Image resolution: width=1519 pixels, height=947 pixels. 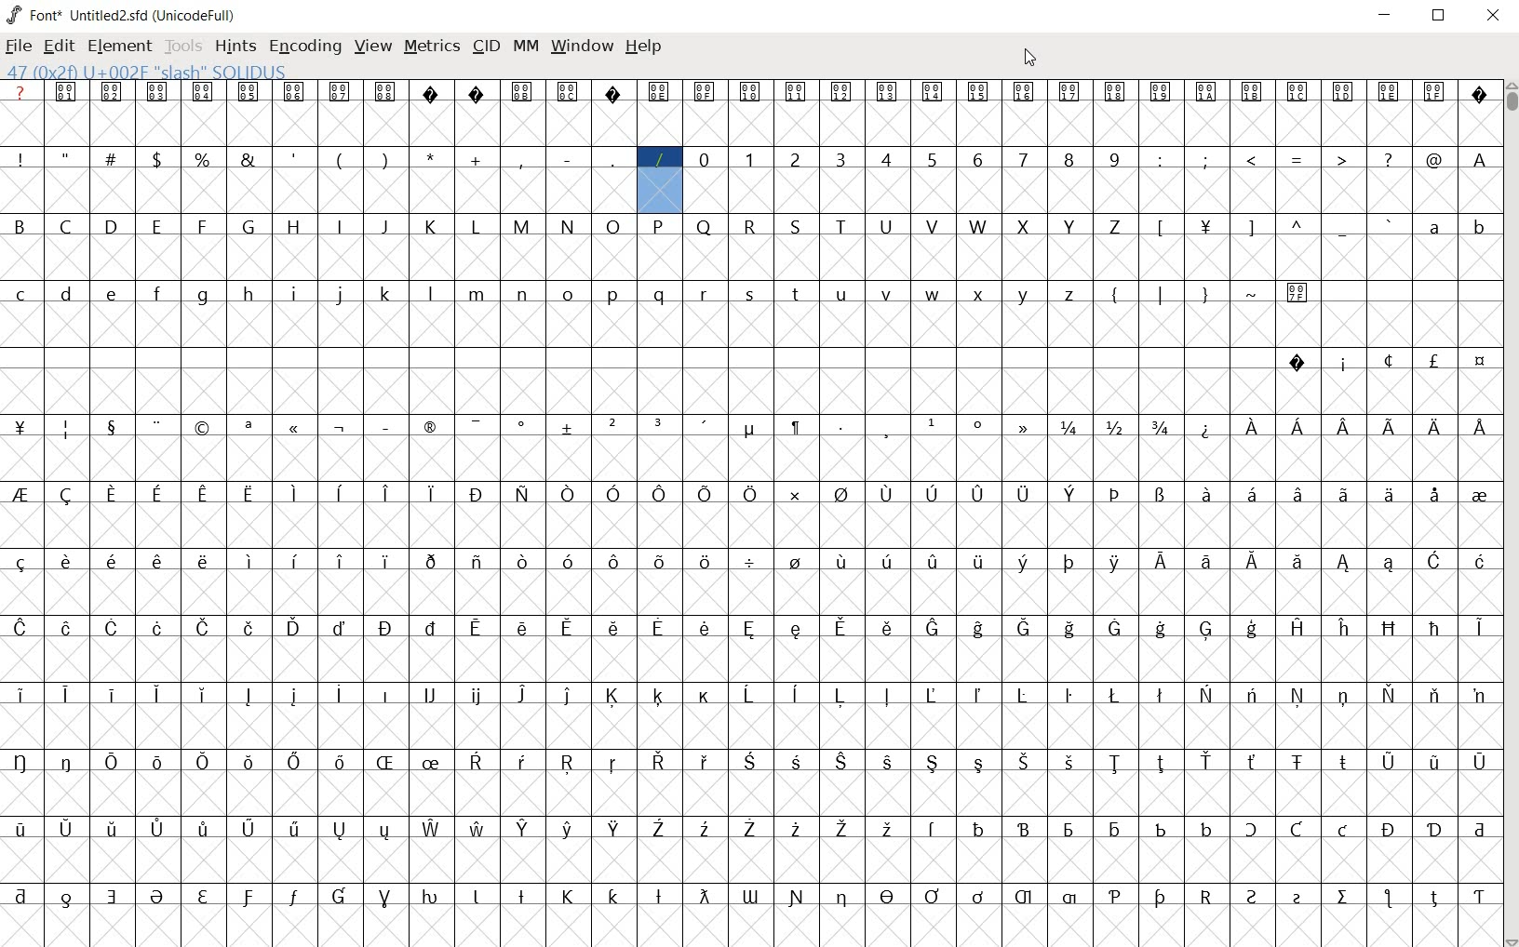 I want to click on glyph, so click(x=614, y=562).